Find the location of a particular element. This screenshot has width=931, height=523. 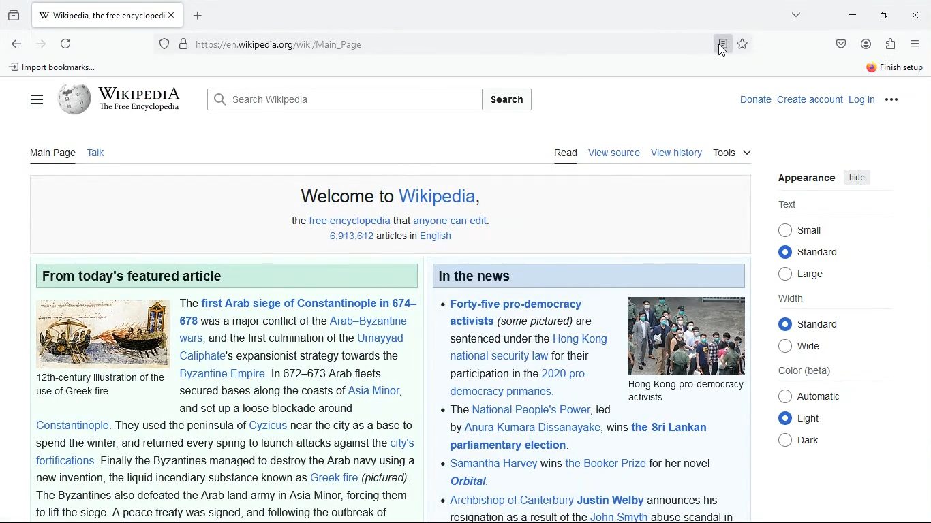

files is located at coordinates (37, 101).